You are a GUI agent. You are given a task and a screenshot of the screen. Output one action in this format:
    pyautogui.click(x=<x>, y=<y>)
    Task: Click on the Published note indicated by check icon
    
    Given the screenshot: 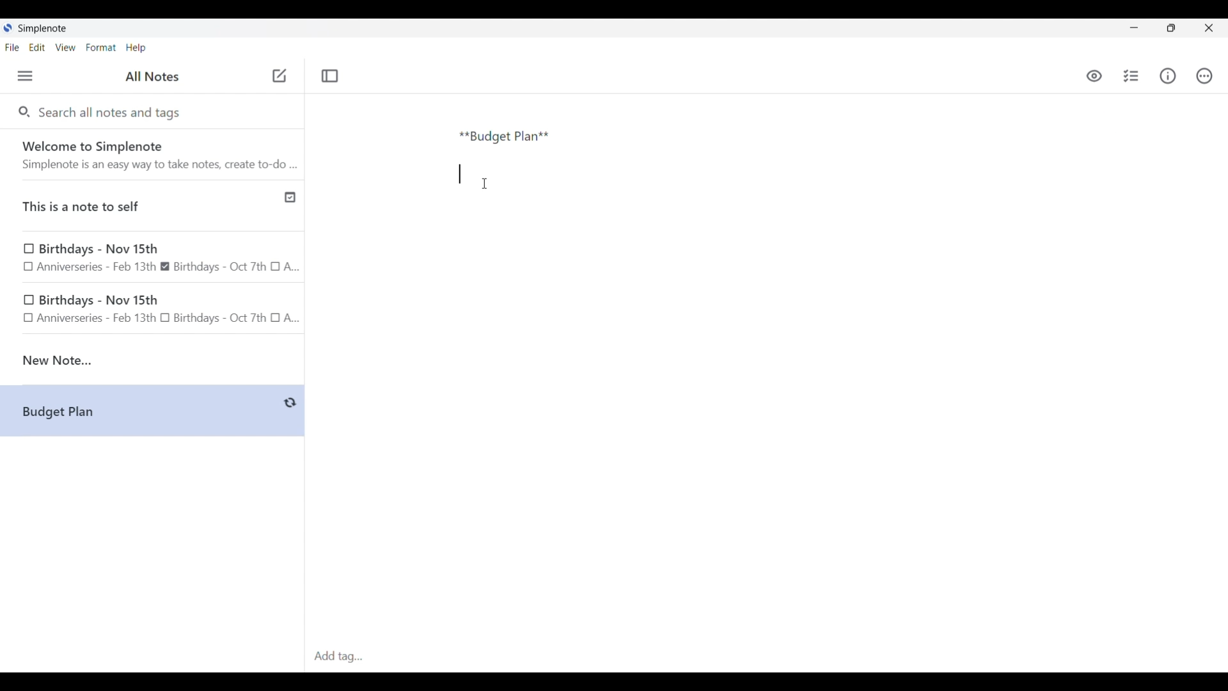 What is the action you would take?
    pyautogui.click(x=153, y=206)
    